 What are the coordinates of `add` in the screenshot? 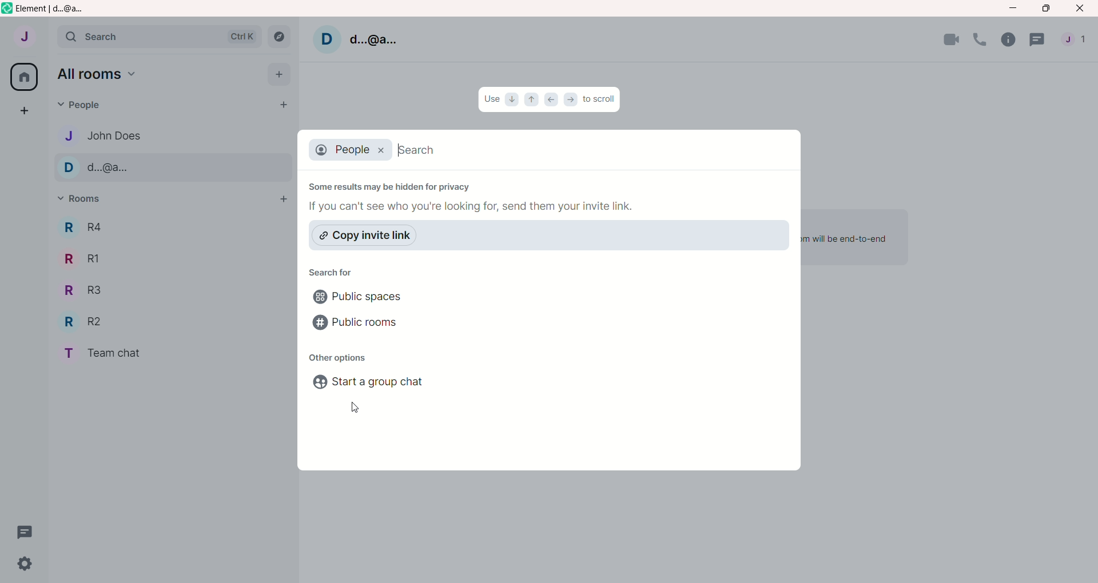 It's located at (280, 201).